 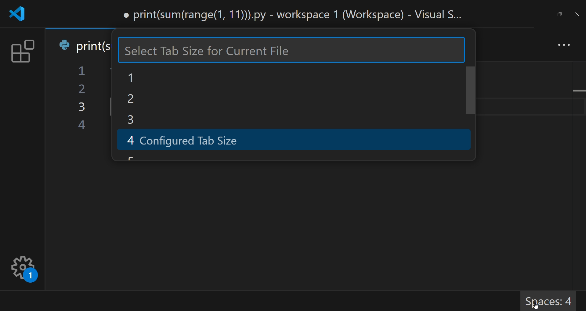 What do you see at coordinates (578, 160) in the screenshot?
I see `scroll bar` at bounding box center [578, 160].